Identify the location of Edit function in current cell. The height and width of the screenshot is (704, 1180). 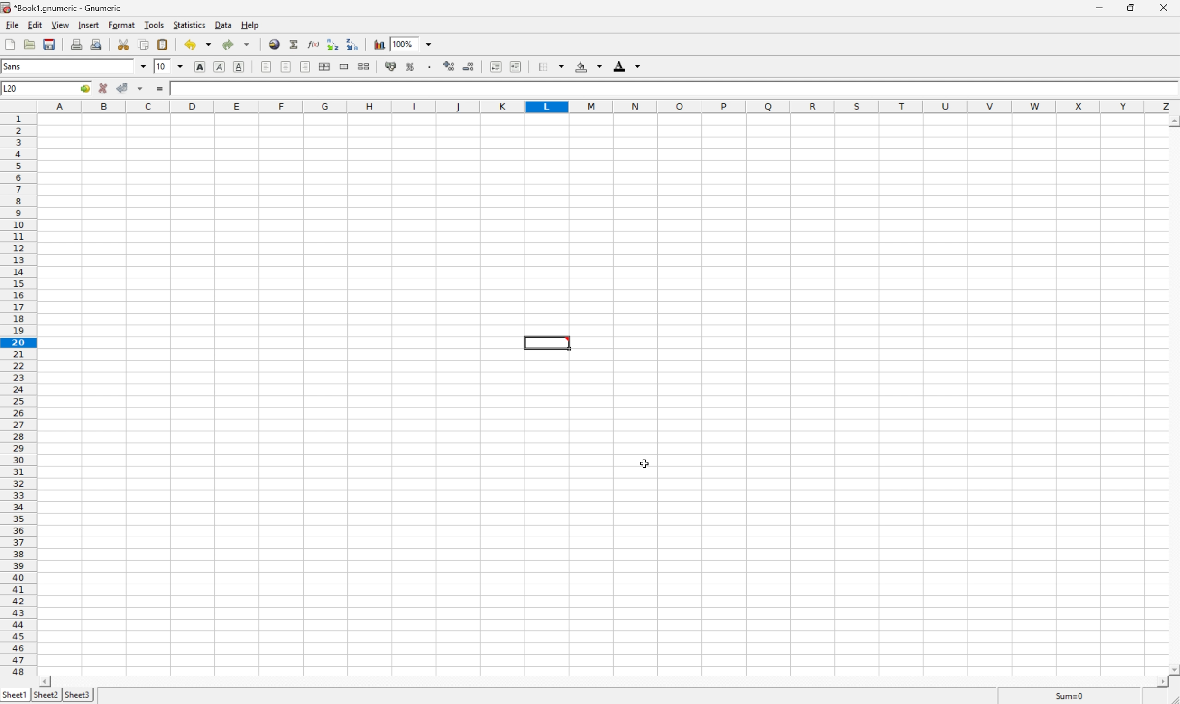
(313, 44).